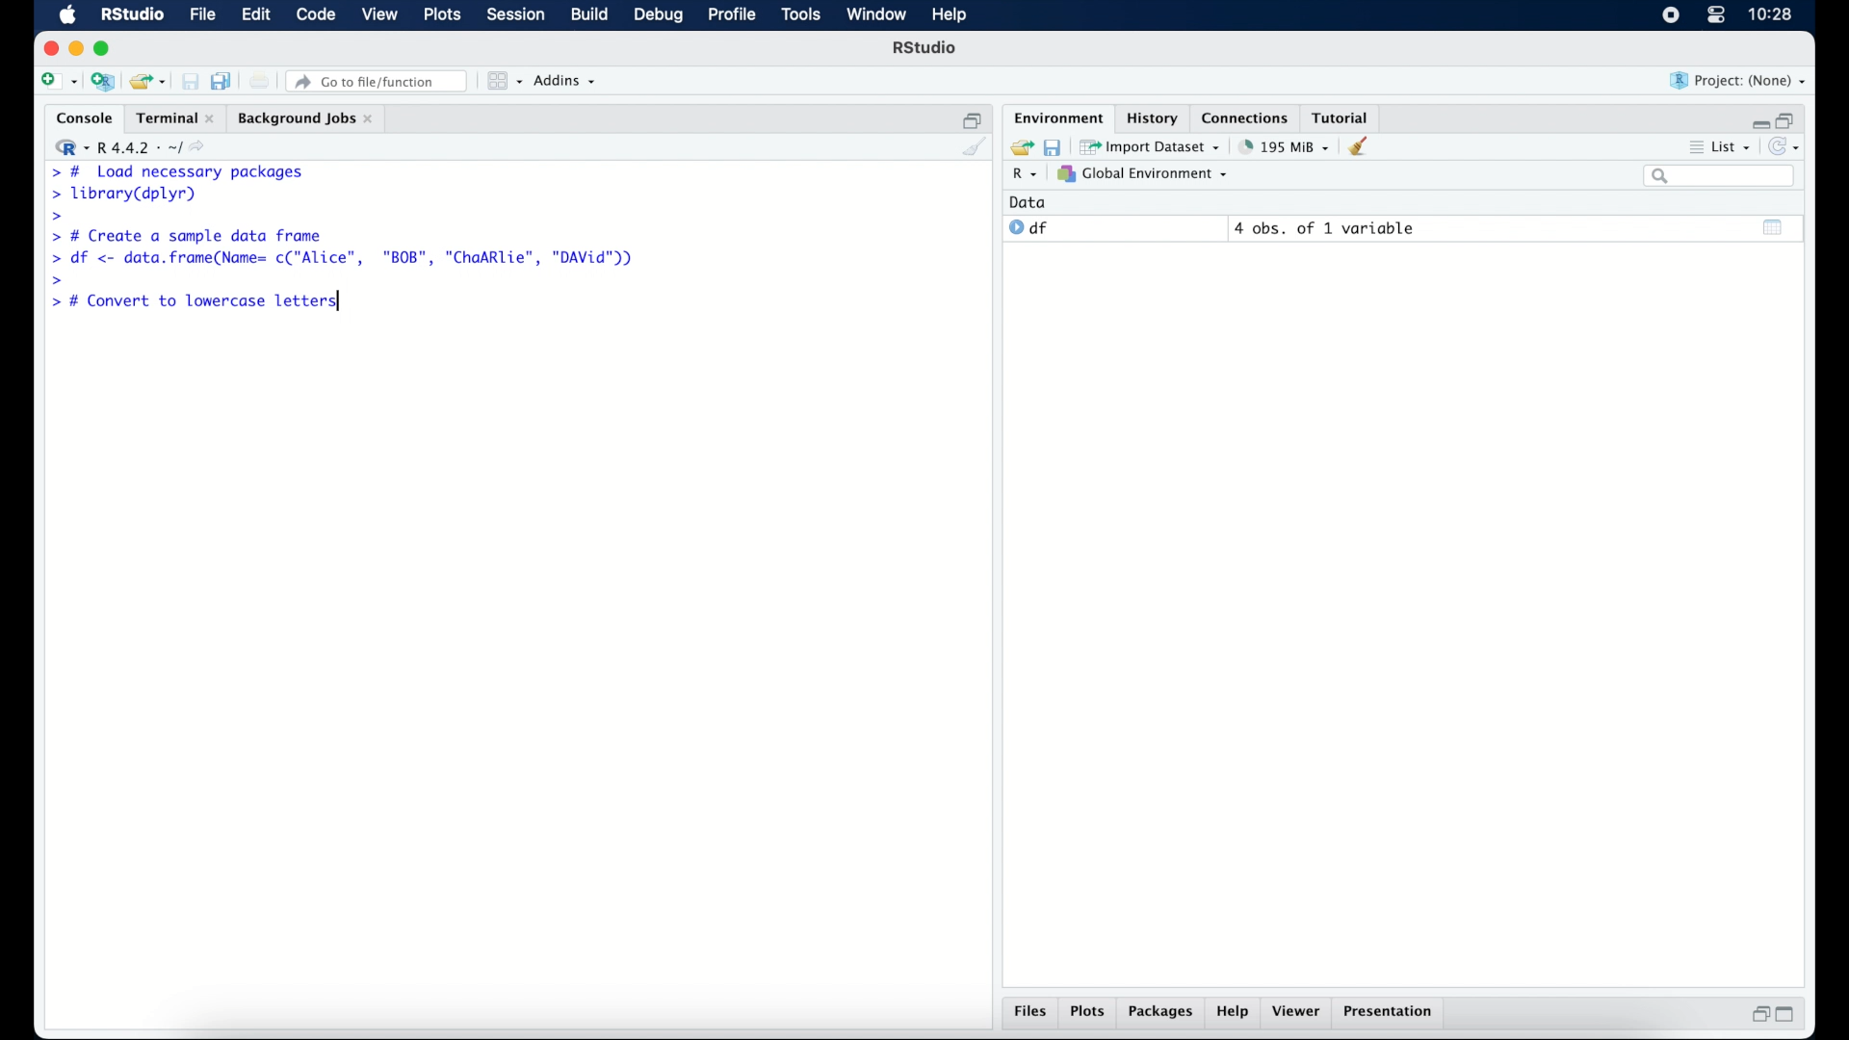 Image resolution: width=1849 pixels, height=1040 pixels. What do you see at coordinates (260, 81) in the screenshot?
I see `print` at bounding box center [260, 81].